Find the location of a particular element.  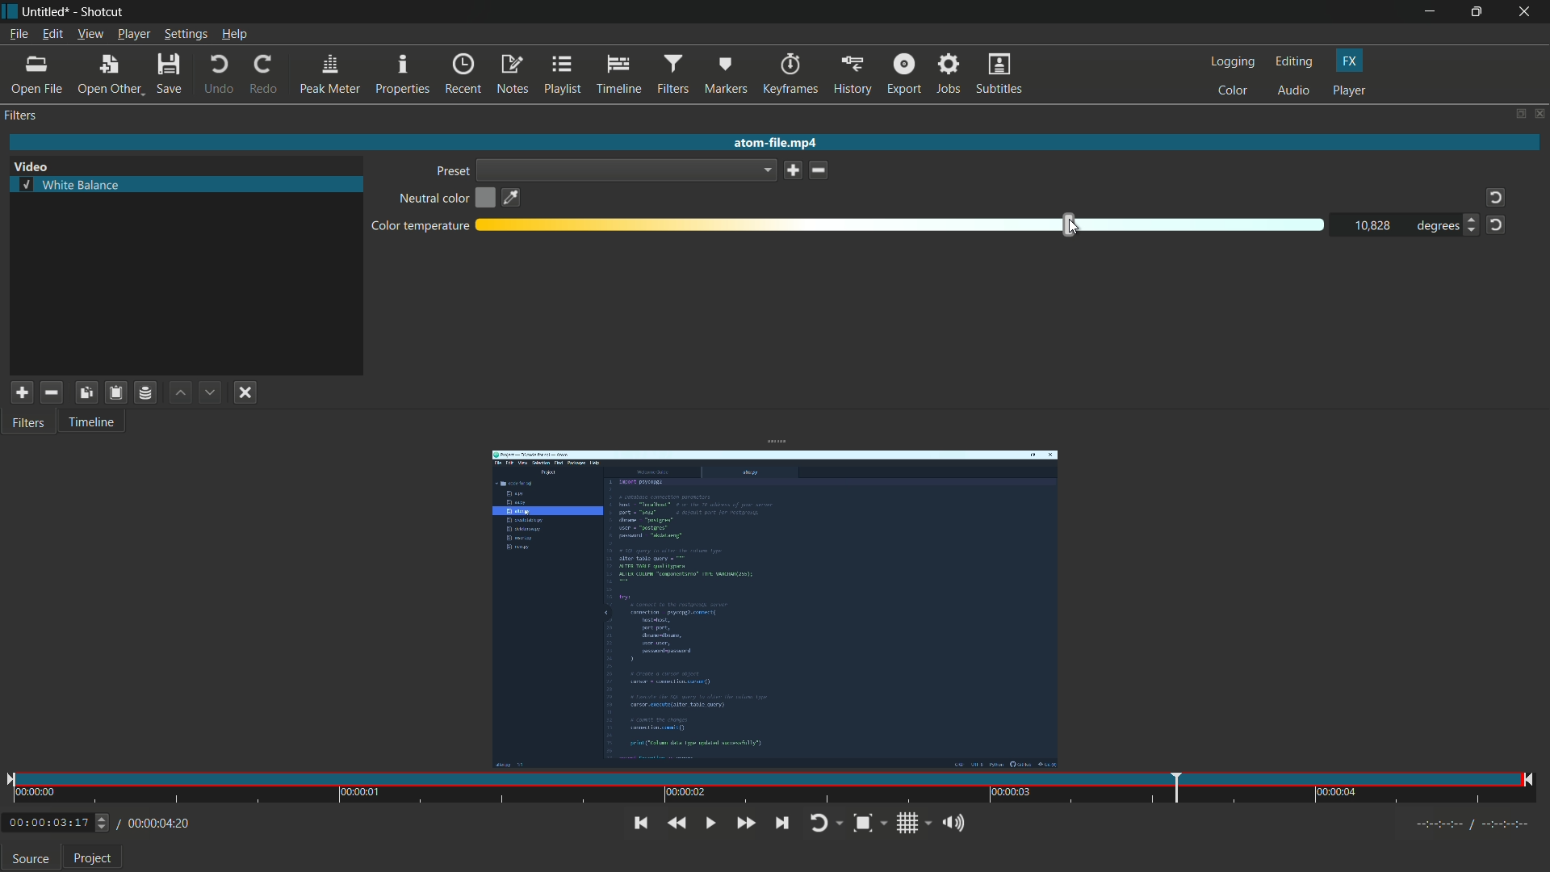

add filter is located at coordinates (21, 394).